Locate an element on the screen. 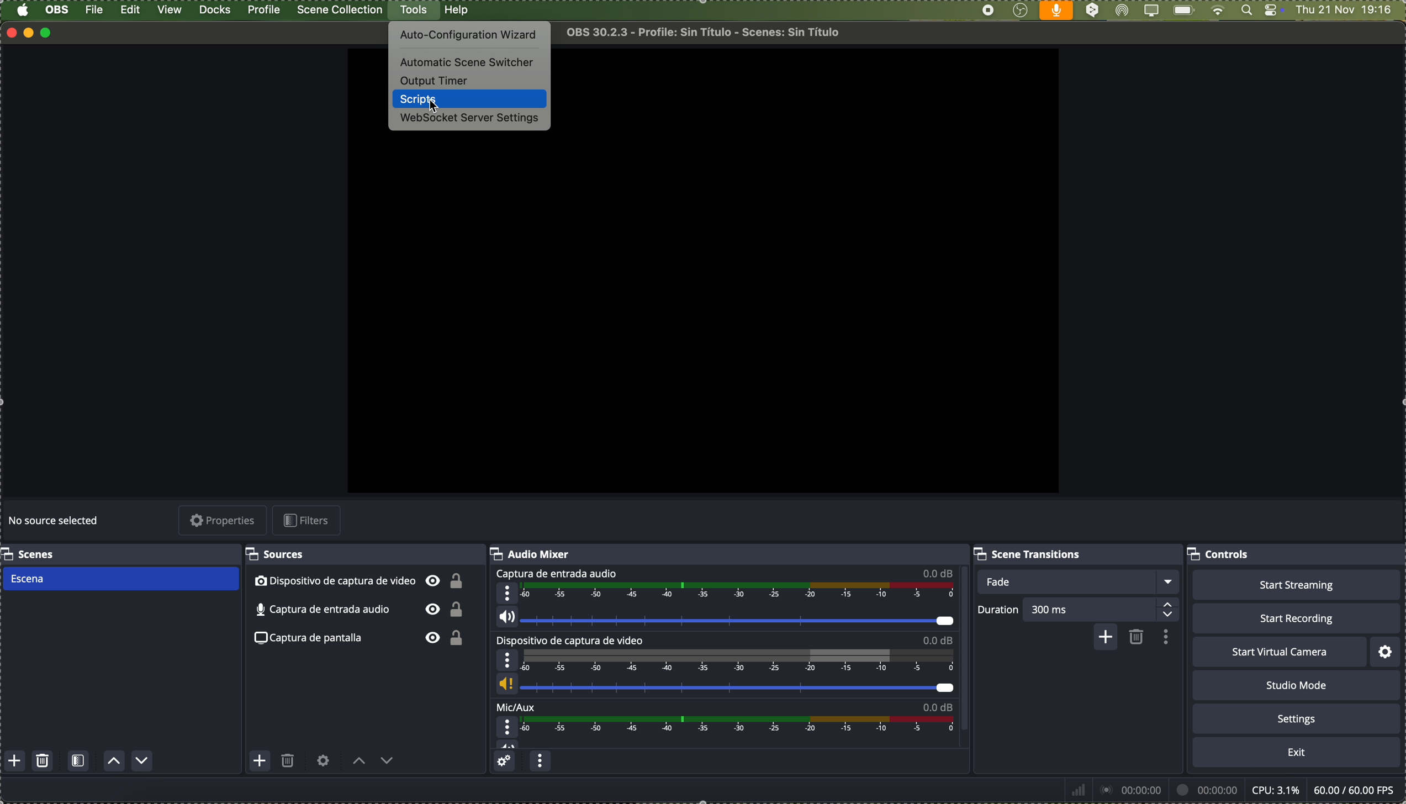 The image size is (1406, 804). move scene down is located at coordinates (142, 761).